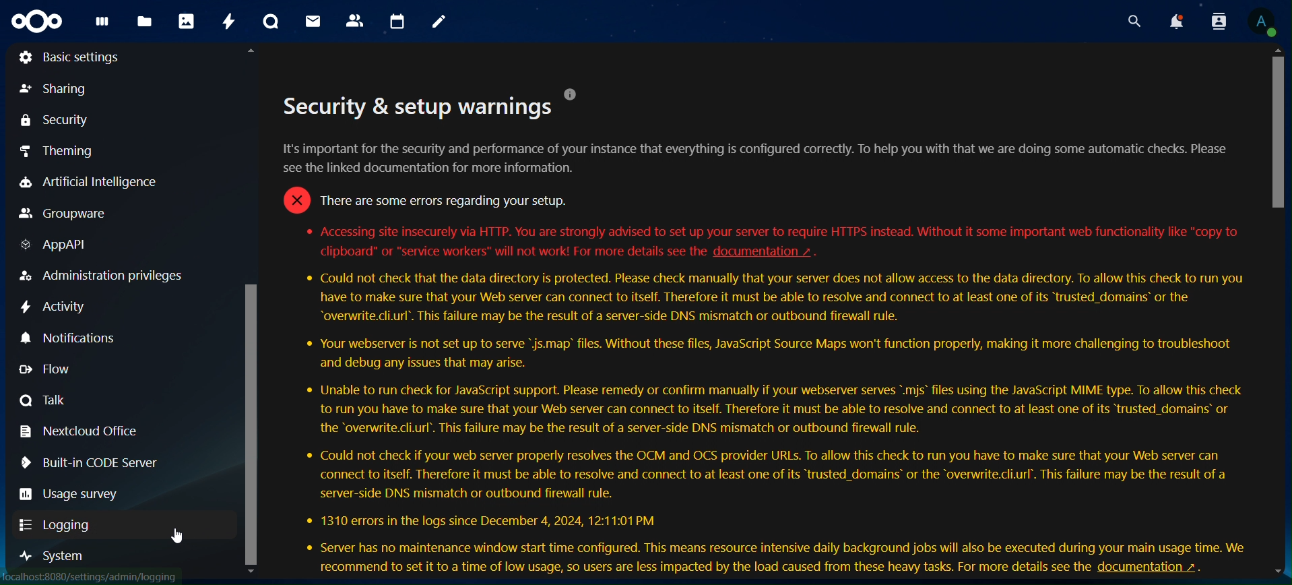 This screenshot has height=585, width=1292. Describe the element at coordinates (108, 277) in the screenshot. I see `administration privileges` at that location.